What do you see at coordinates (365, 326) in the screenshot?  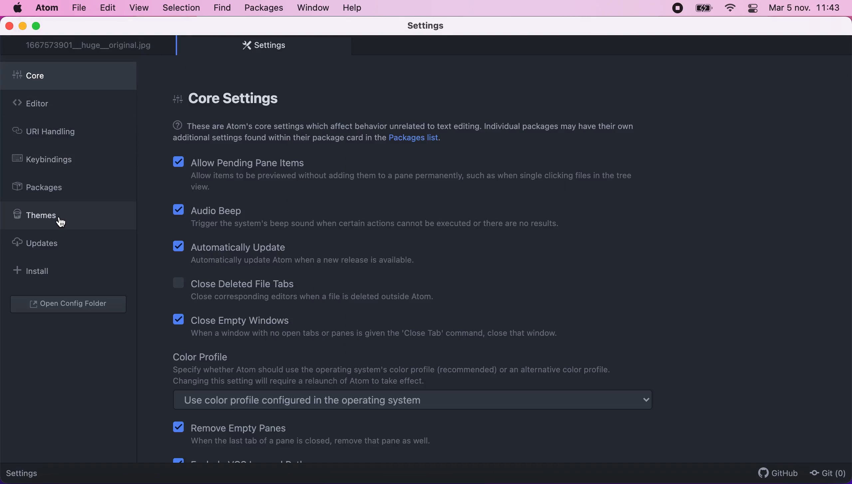 I see `Close Empty Windows | When a window with no open tabs or panes is given the 'Close Tab' command, close that window.` at bounding box center [365, 326].